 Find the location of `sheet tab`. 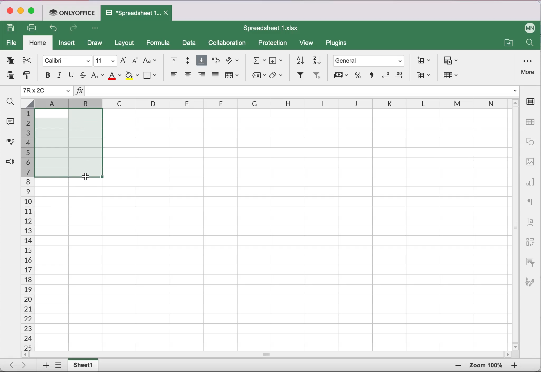

sheet tab is located at coordinates (84, 365).